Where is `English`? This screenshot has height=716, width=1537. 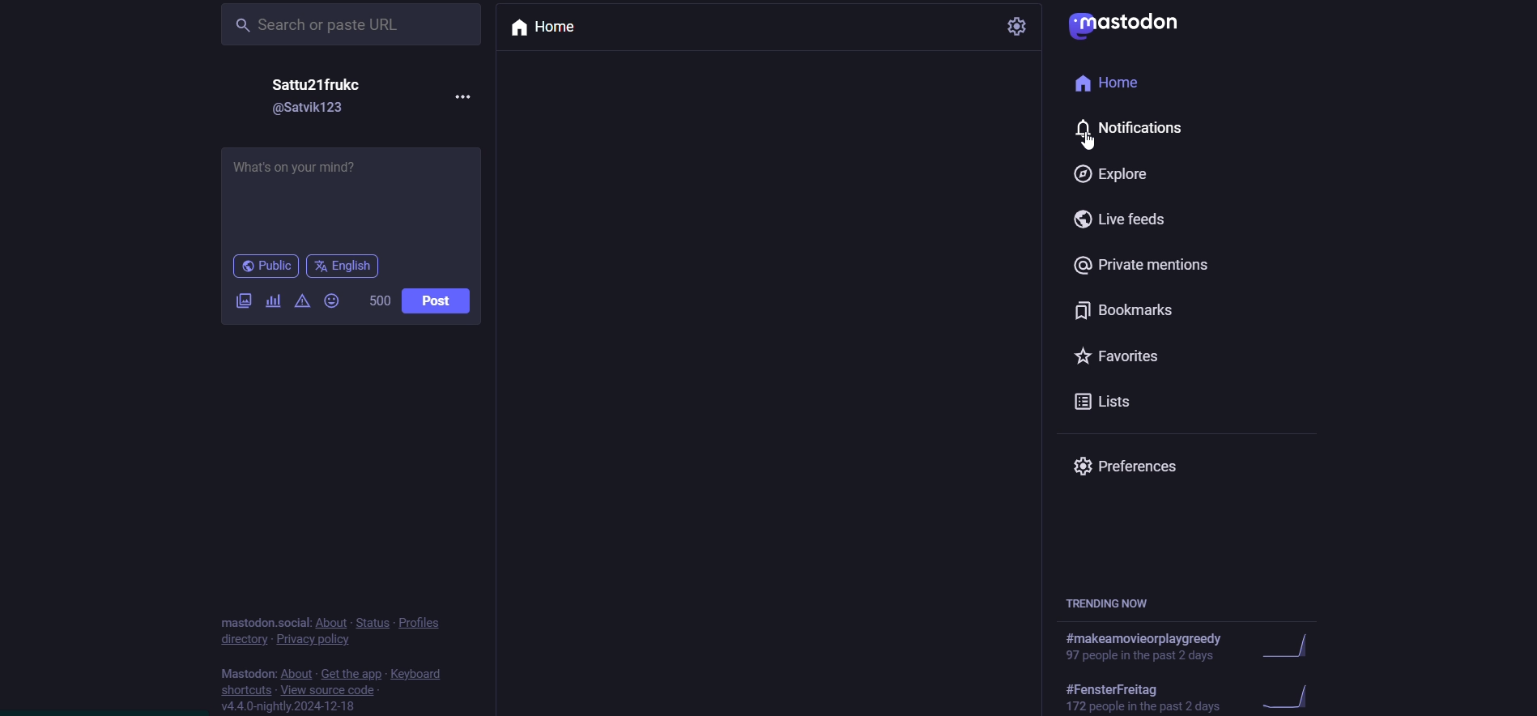 English is located at coordinates (343, 267).